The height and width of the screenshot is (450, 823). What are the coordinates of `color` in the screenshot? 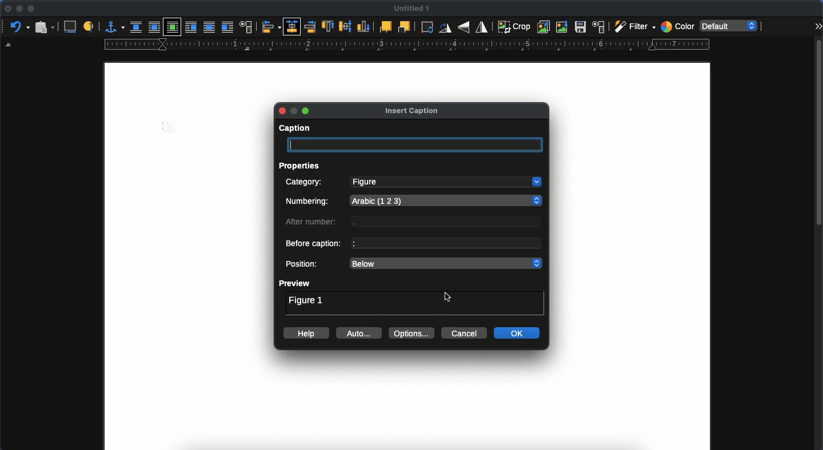 It's located at (677, 26).